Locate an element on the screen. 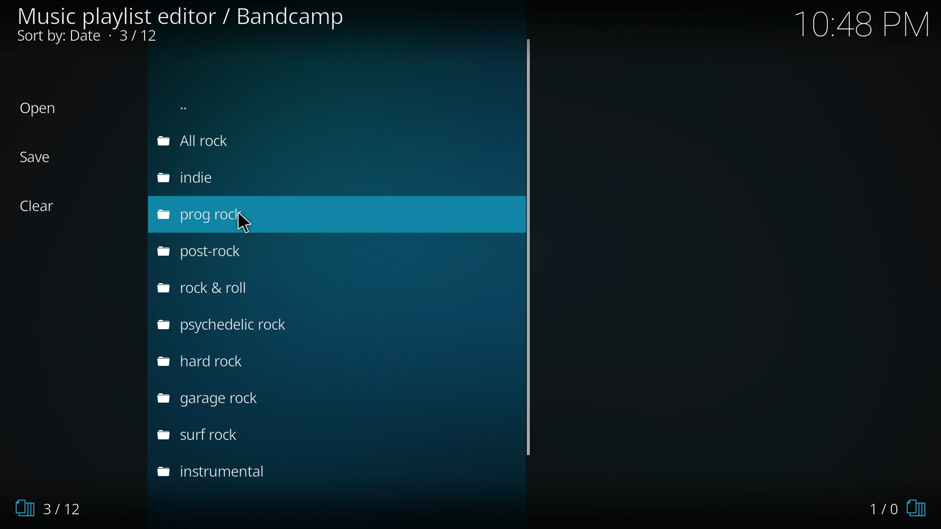 The width and height of the screenshot is (941, 529). 3/12 is located at coordinates (58, 508).